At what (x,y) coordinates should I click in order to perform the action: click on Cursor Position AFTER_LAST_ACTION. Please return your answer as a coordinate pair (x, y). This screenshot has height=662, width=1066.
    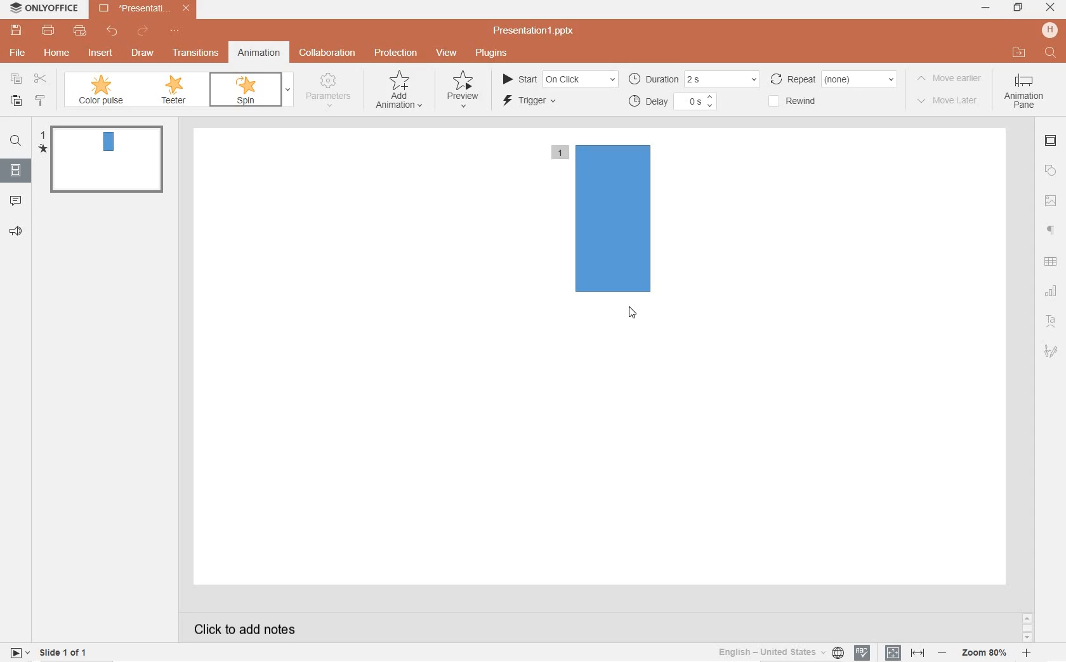
    Looking at the image, I should click on (633, 313).